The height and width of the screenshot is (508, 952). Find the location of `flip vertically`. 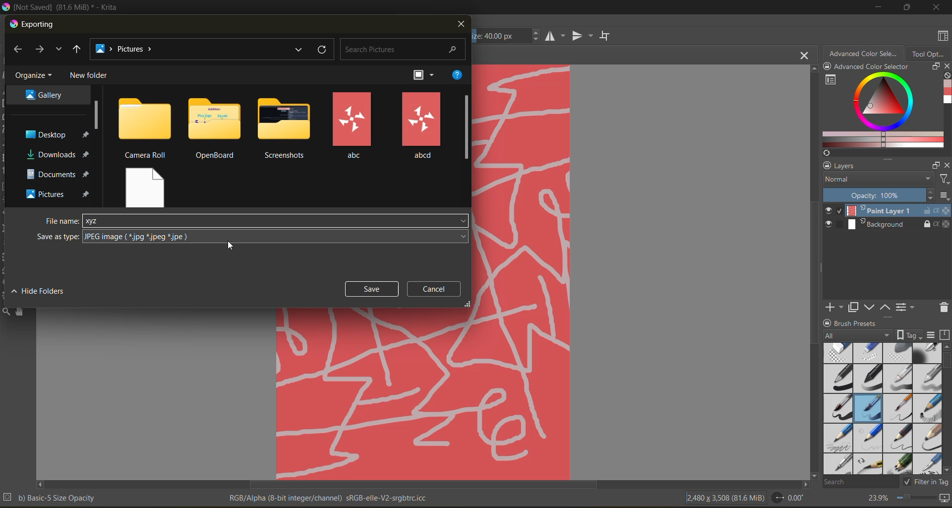

flip vertically is located at coordinates (581, 37).